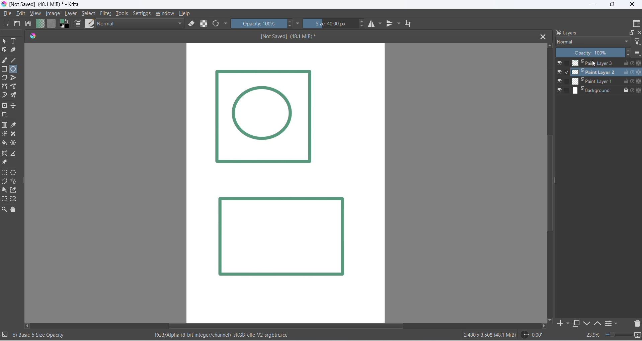  I want to click on curve selection tool, so click(15, 182).